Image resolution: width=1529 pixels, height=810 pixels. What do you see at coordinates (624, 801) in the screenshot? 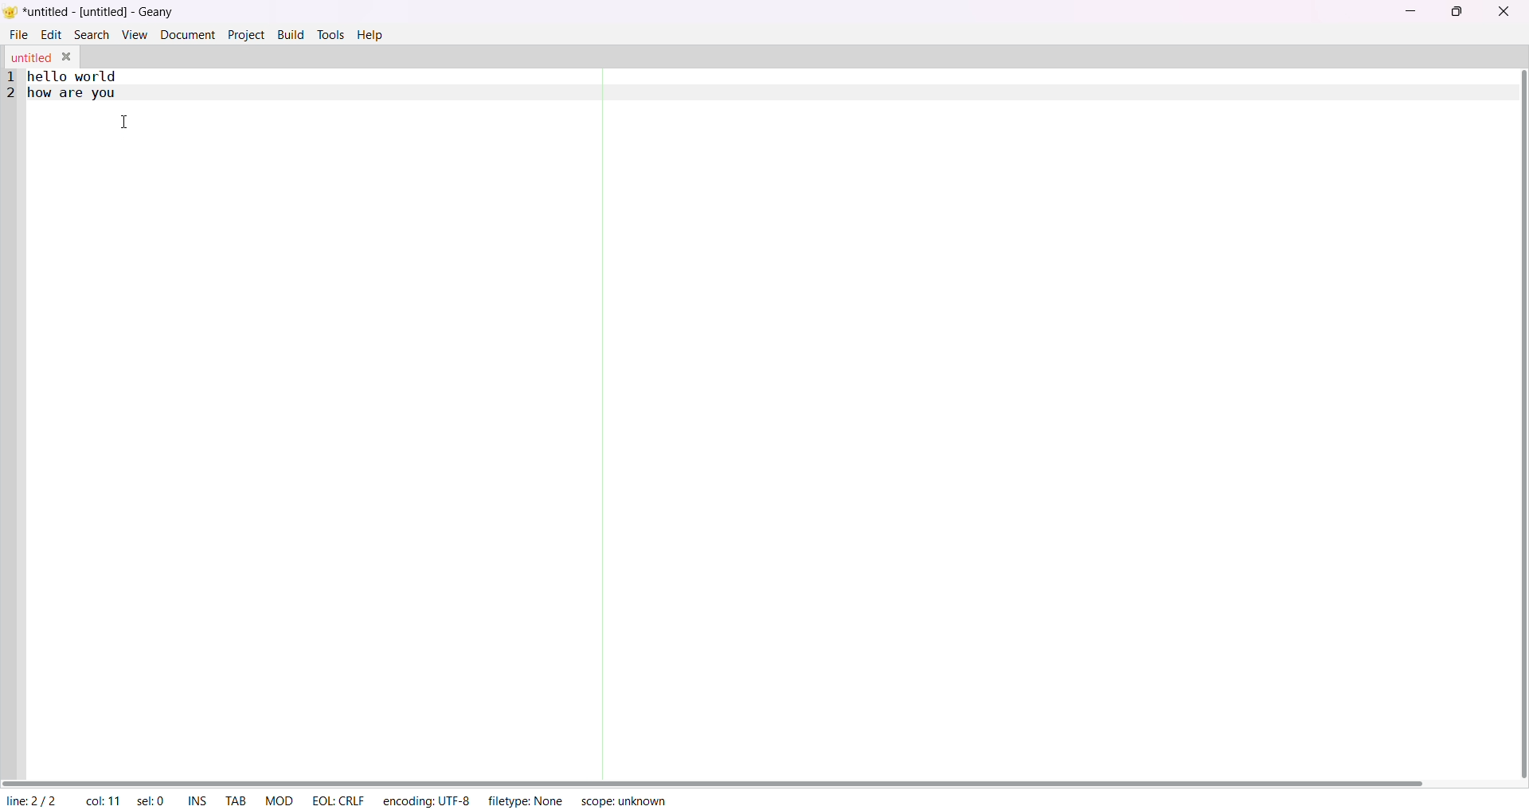
I see `scope` at bounding box center [624, 801].